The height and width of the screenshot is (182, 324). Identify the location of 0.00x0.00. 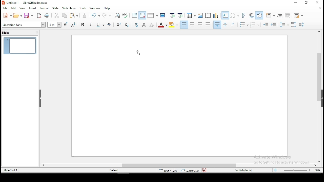
(190, 170).